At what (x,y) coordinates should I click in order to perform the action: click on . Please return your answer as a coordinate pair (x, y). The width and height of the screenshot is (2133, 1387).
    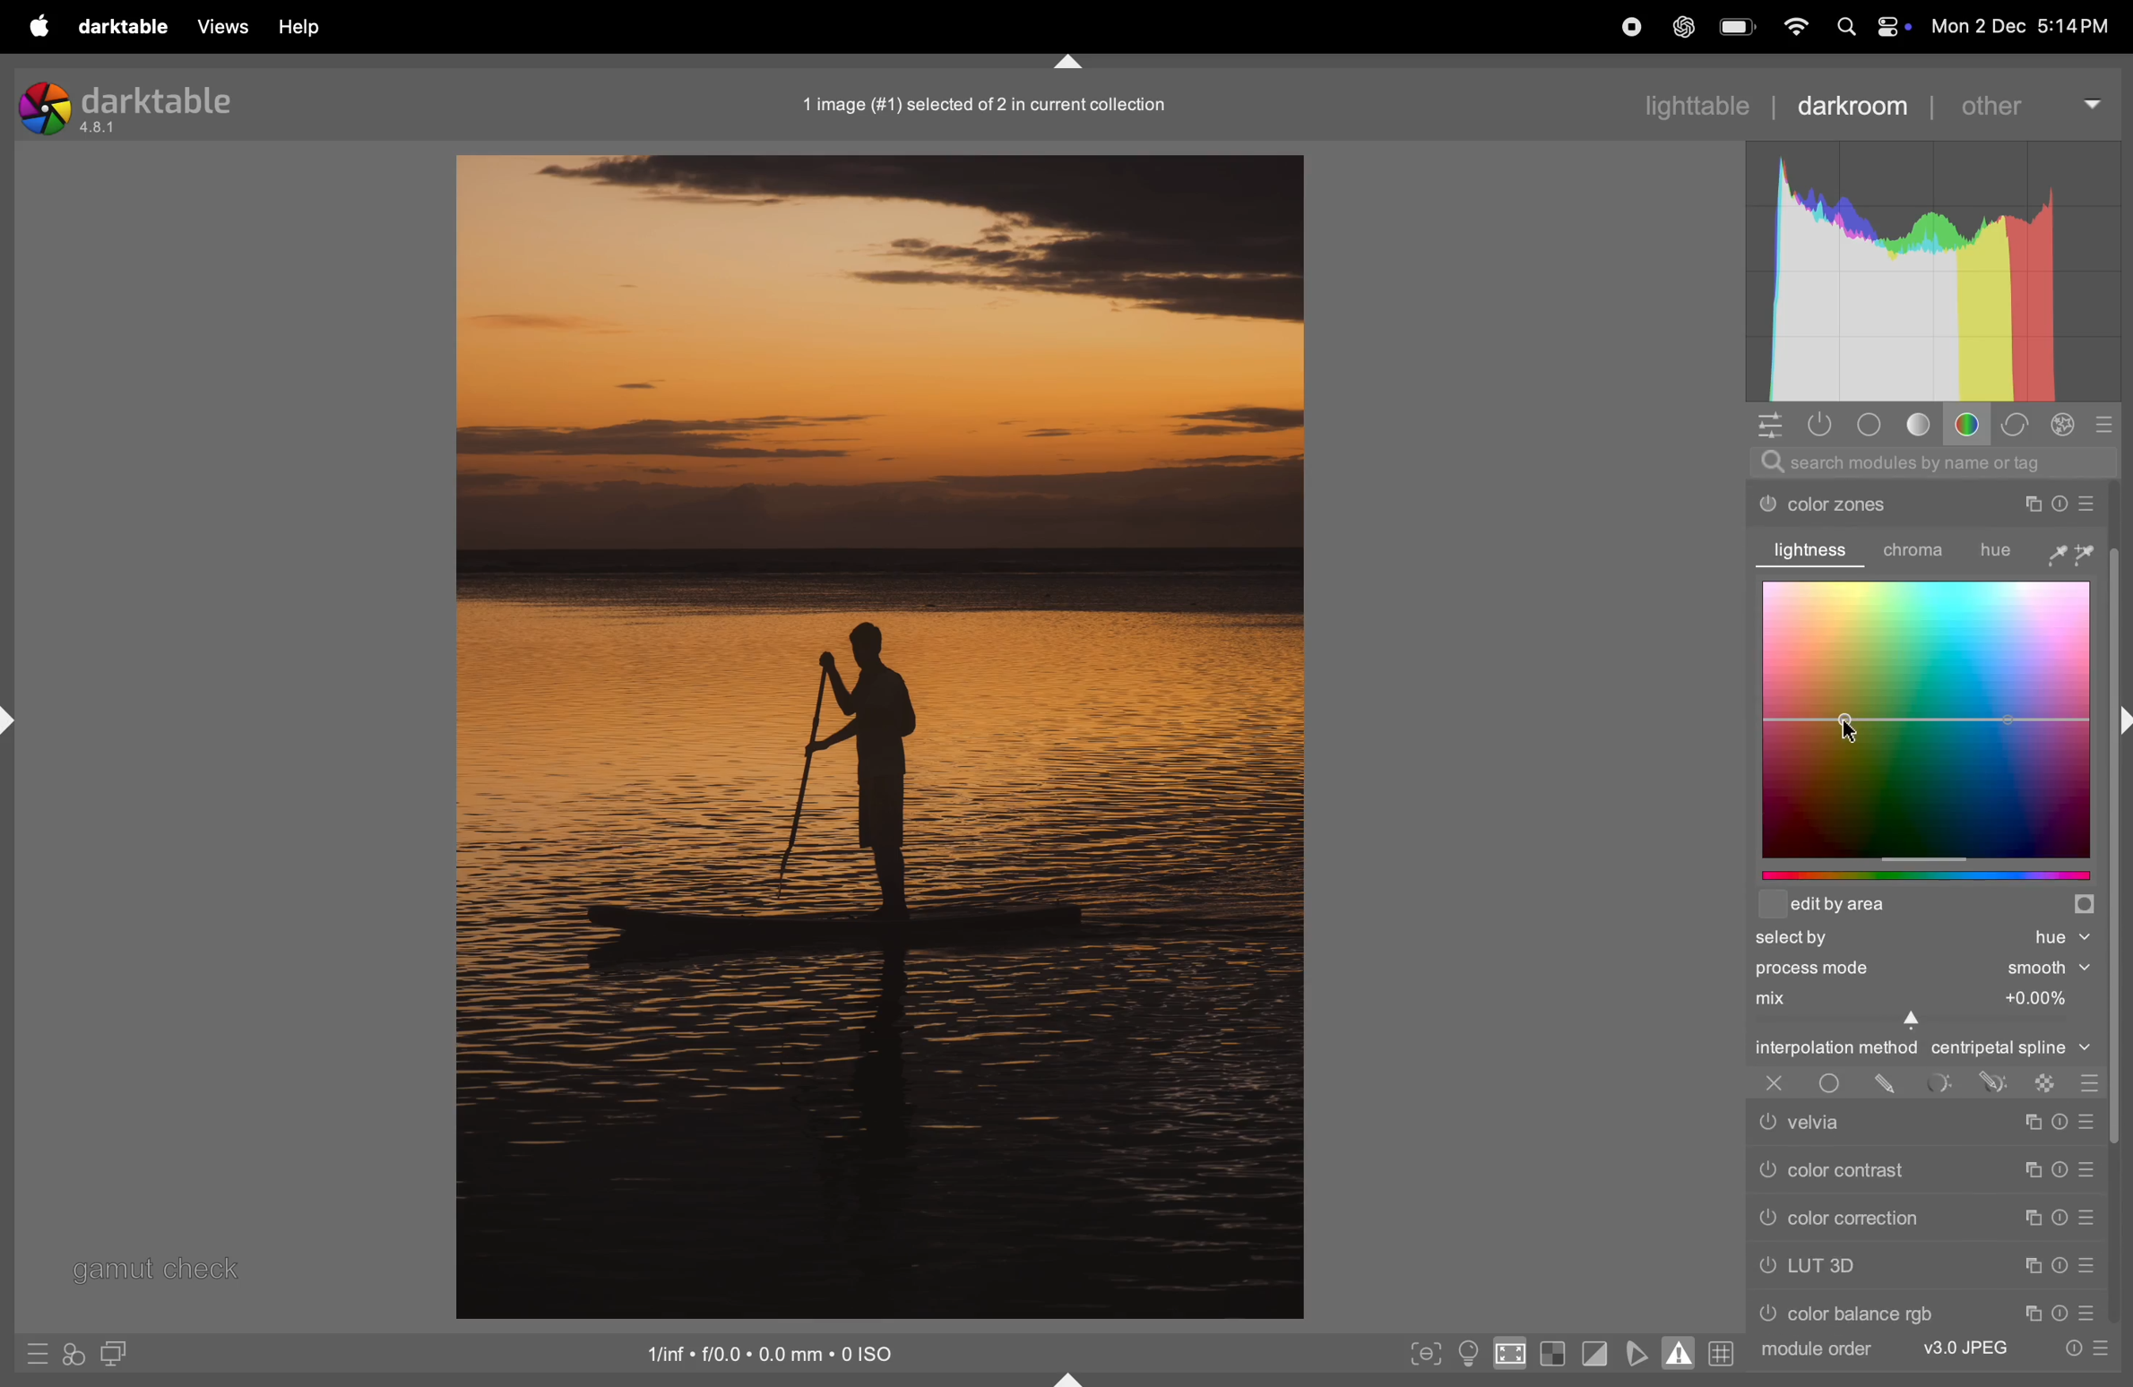
    Looking at the image, I should click on (1826, 1081).